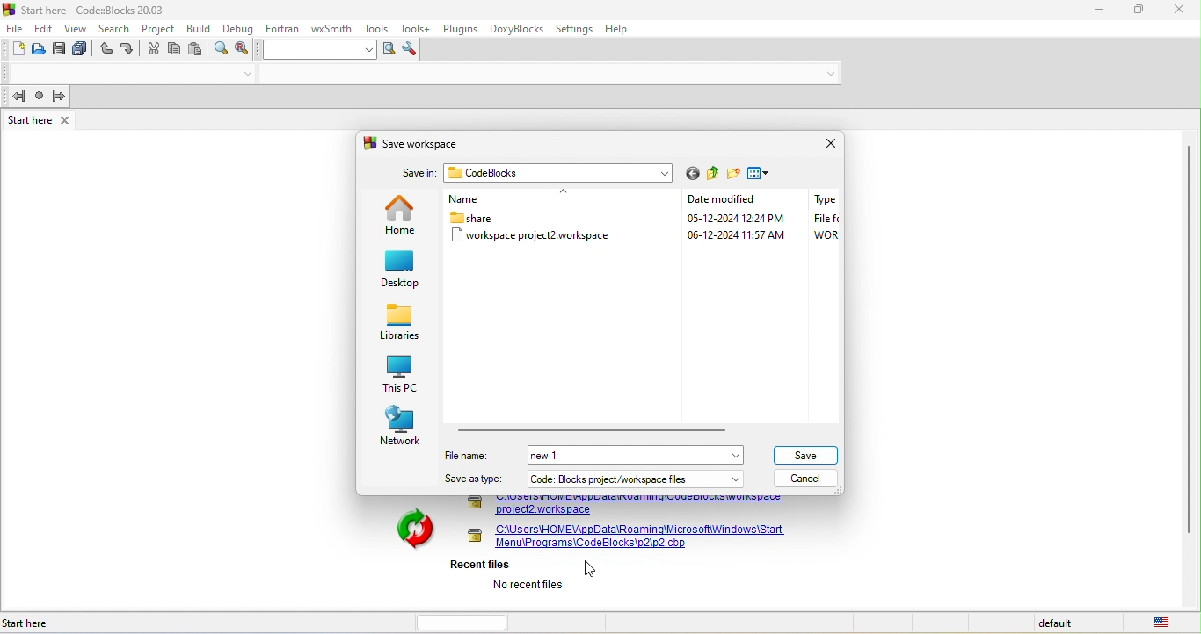 Image resolution: width=1201 pixels, height=634 pixels. What do you see at coordinates (378, 28) in the screenshot?
I see `tools` at bounding box center [378, 28].